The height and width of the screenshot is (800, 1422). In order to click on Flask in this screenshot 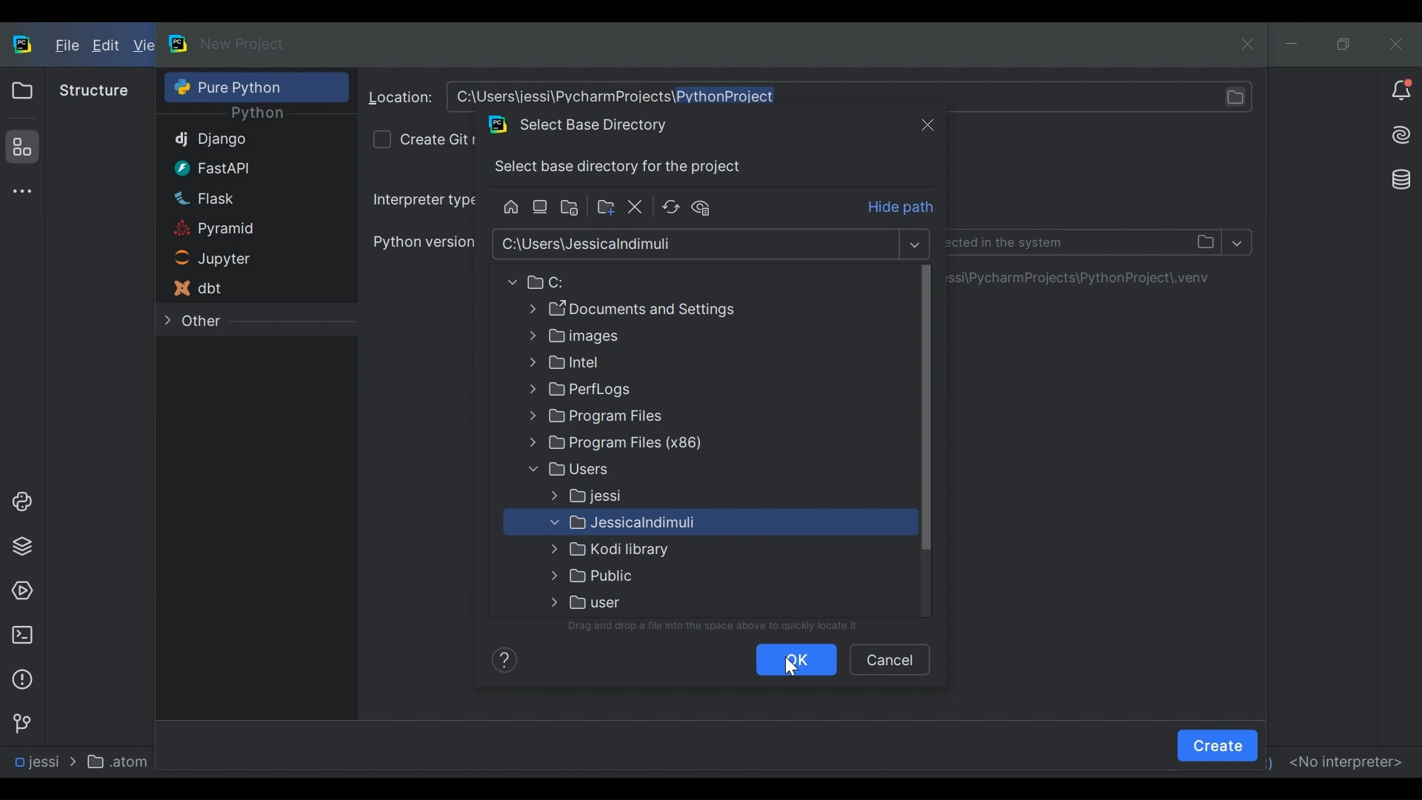, I will do `click(236, 198)`.